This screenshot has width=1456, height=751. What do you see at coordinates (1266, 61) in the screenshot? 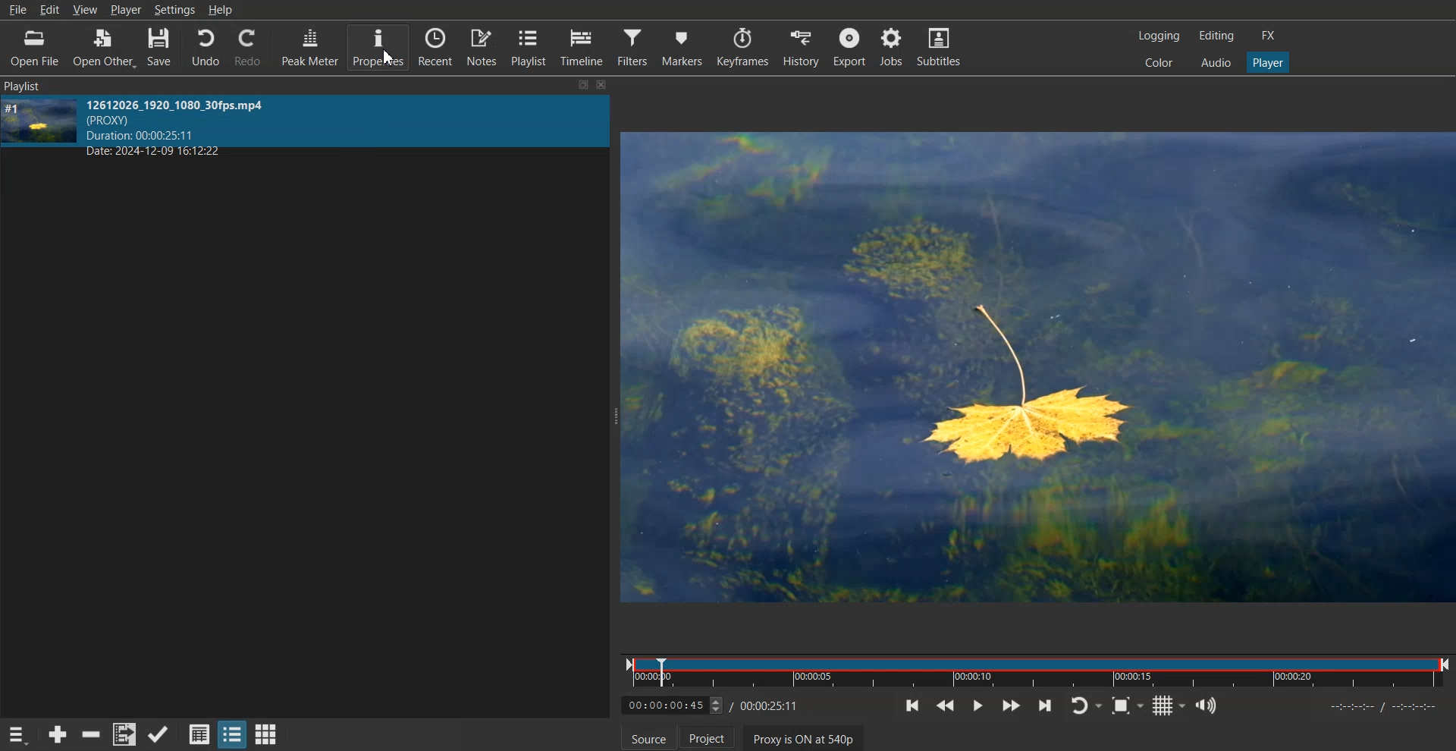
I see `Player one` at bounding box center [1266, 61].